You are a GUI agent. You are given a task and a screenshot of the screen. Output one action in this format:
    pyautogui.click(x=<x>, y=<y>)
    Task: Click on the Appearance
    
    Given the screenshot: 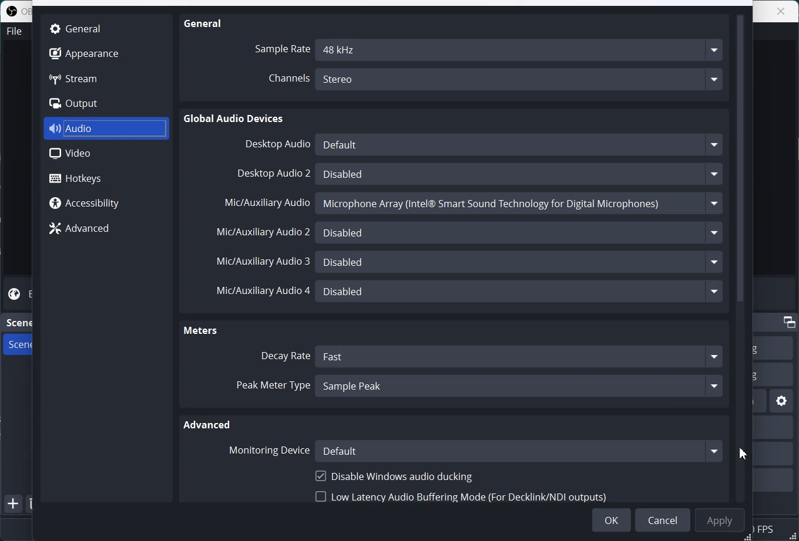 What is the action you would take?
    pyautogui.click(x=83, y=52)
    